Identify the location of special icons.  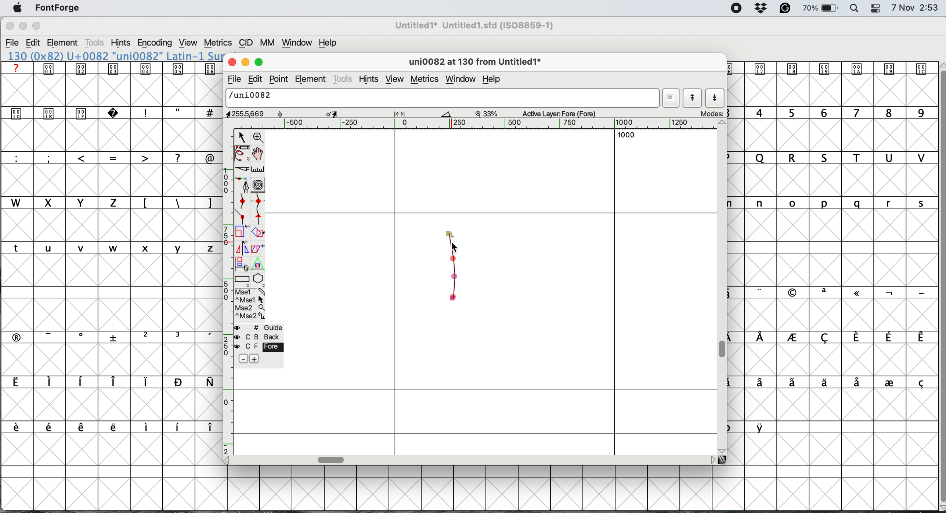
(112, 68).